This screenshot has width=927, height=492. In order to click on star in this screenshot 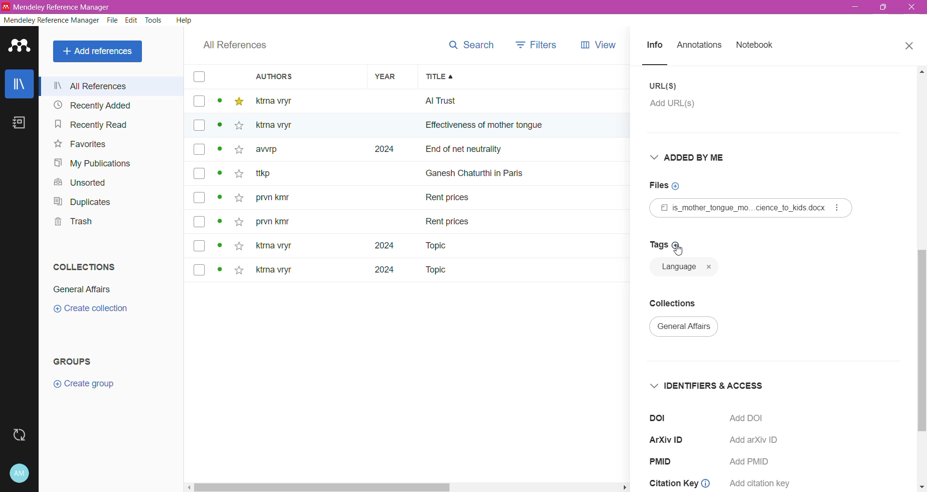, I will do `click(239, 272)`.